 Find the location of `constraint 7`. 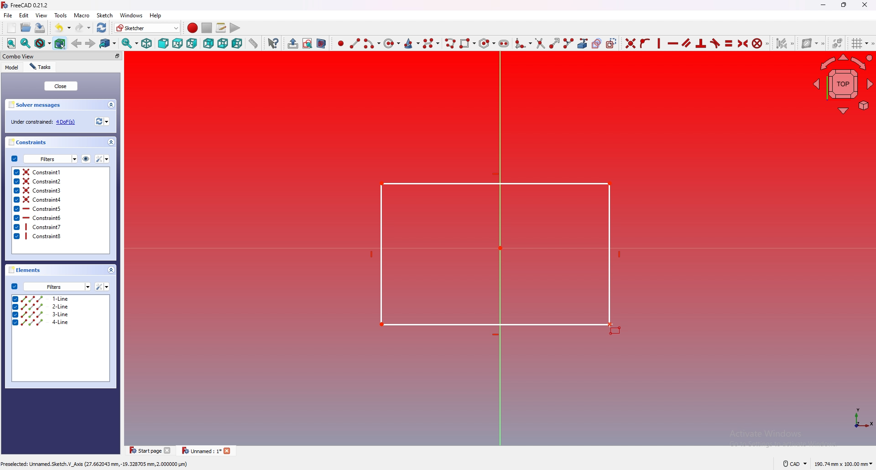

constraint 7 is located at coordinates (60, 226).